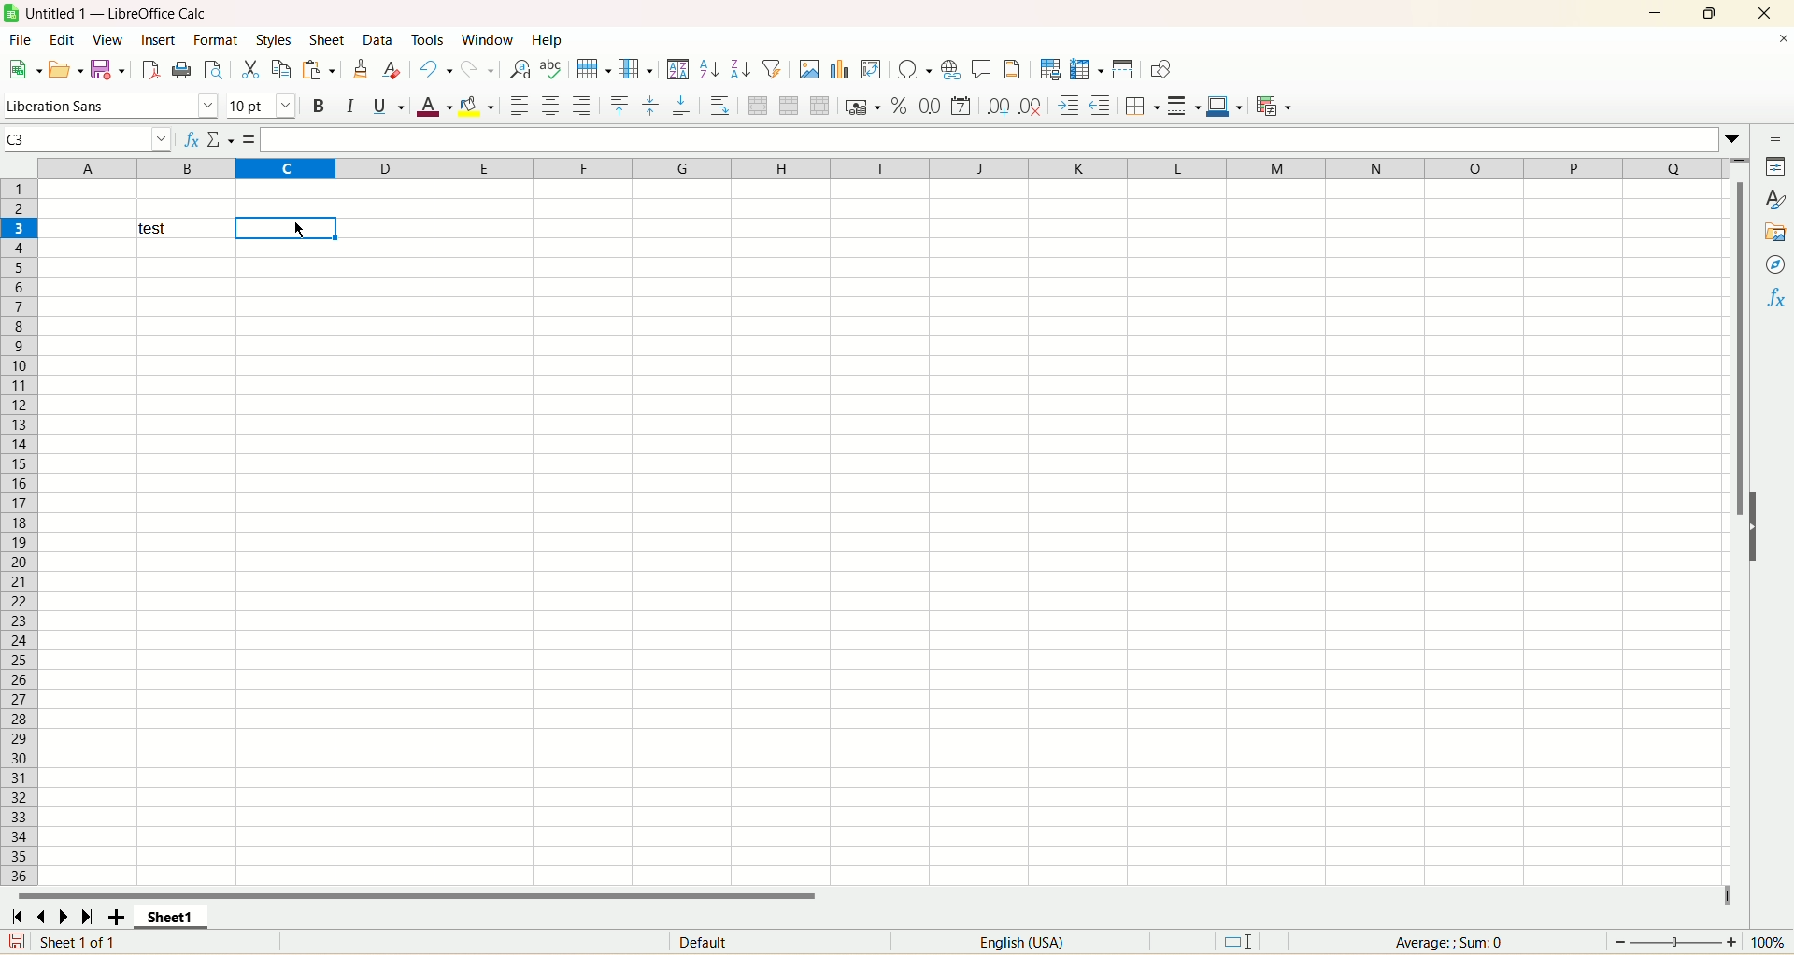 The image size is (1794, 955). Describe the element at coordinates (548, 39) in the screenshot. I see `help` at that location.